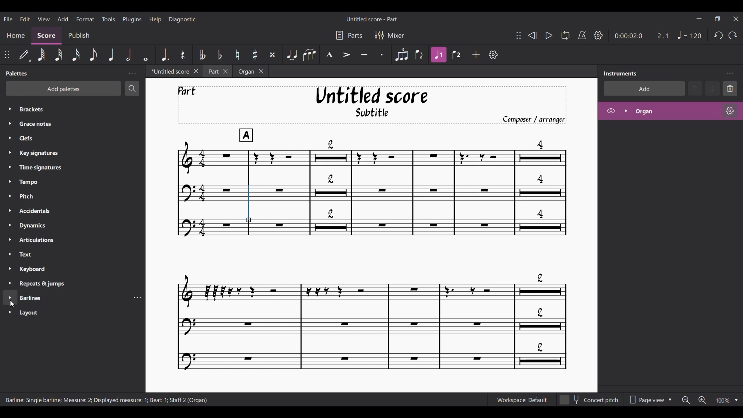 This screenshot has height=418, width=743. What do you see at coordinates (168, 71) in the screenshot?
I see `Untitled tab` at bounding box center [168, 71].